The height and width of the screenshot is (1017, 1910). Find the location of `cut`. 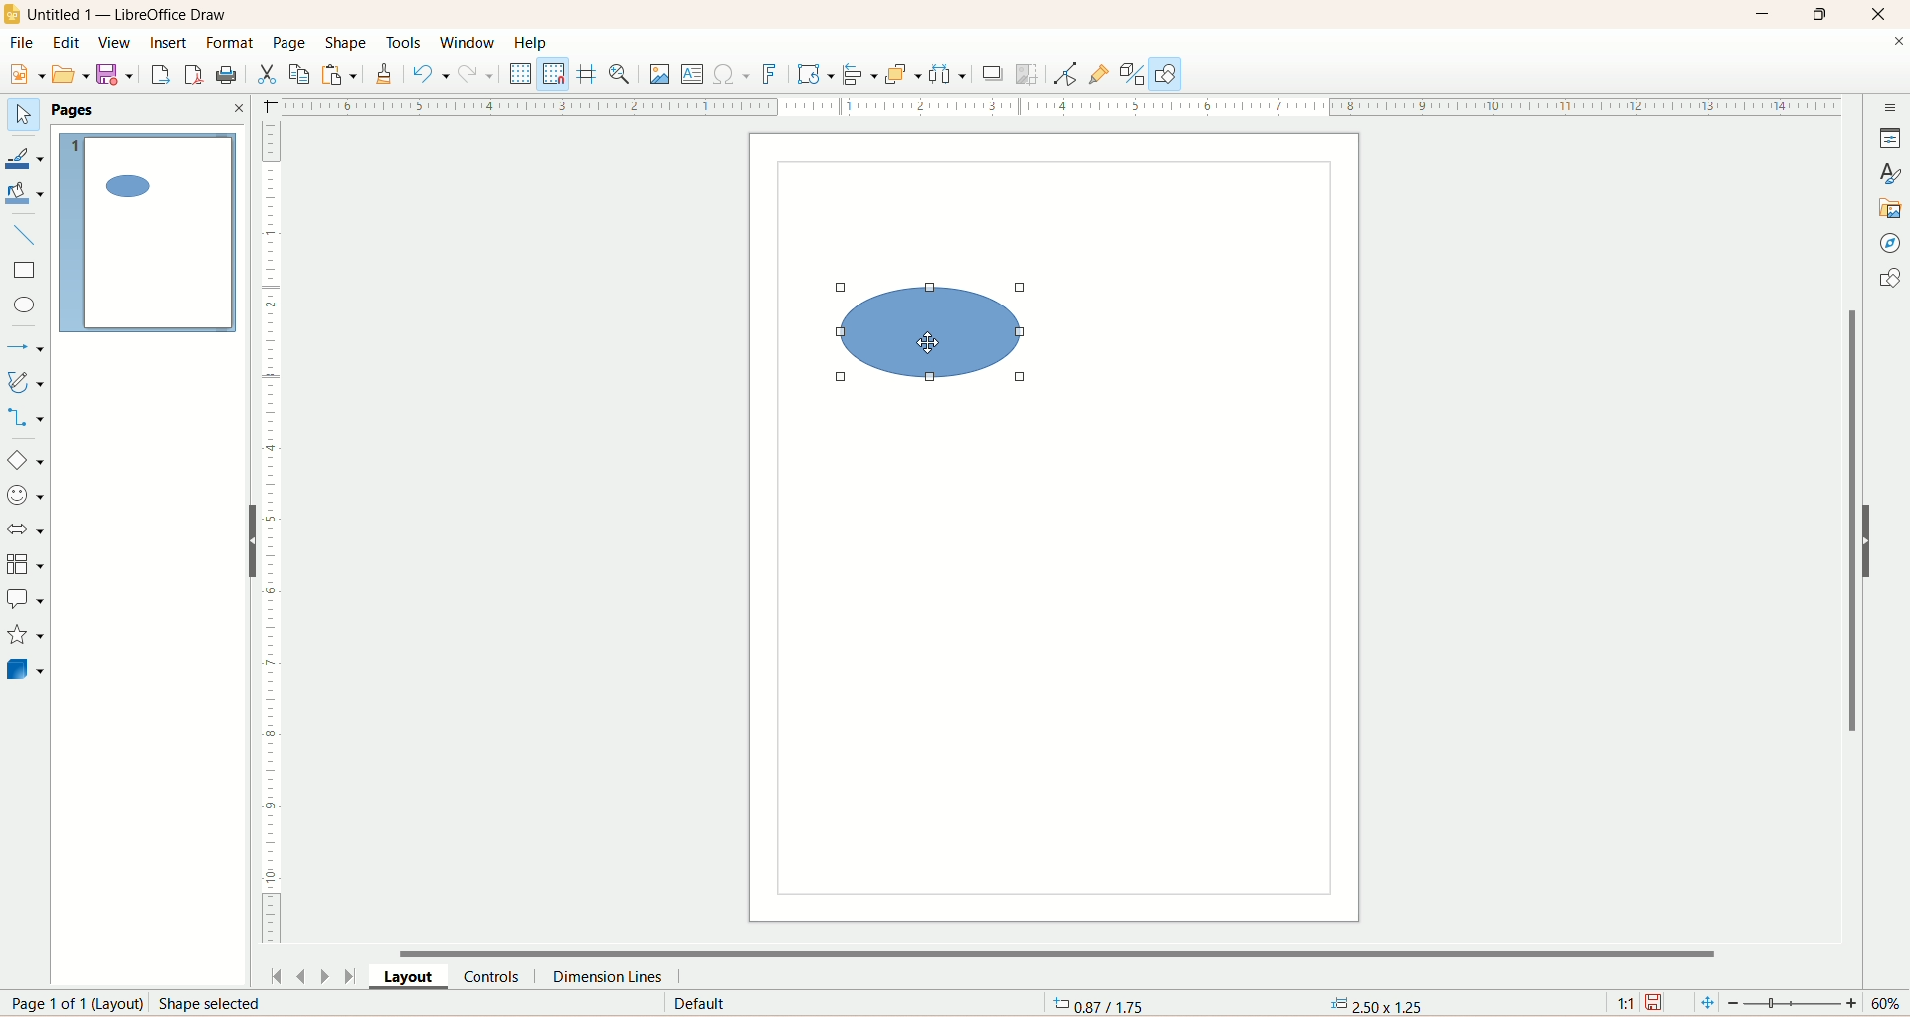

cut is located at coordinates (270, 74).